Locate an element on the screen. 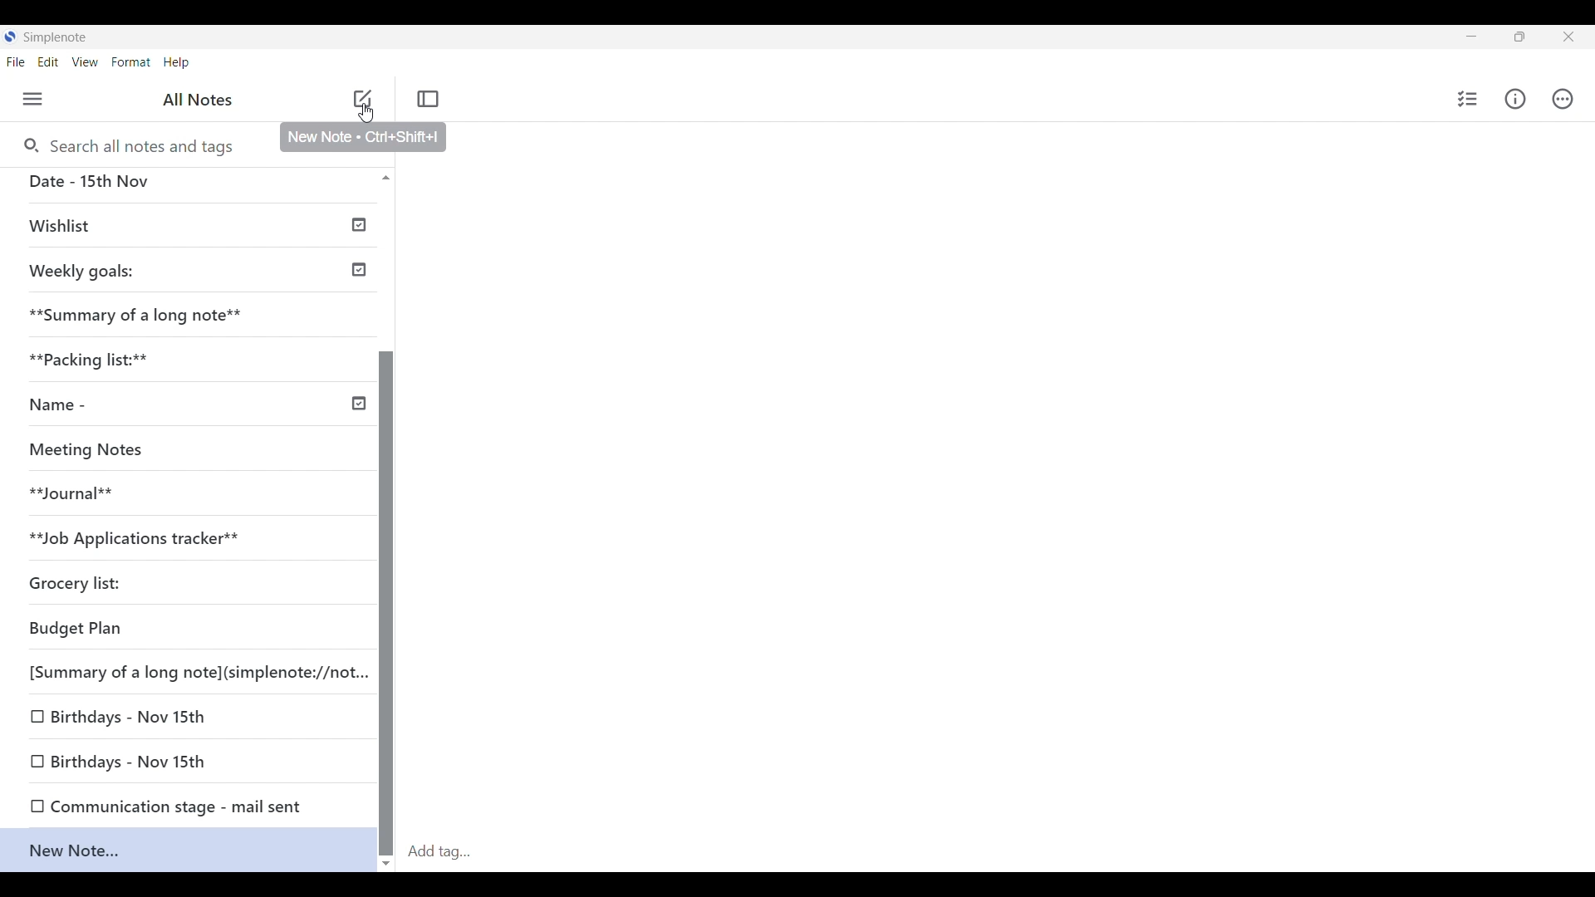 This screenshot has height=897, width=1595. Minimize is located at coordinates (1471, 37).